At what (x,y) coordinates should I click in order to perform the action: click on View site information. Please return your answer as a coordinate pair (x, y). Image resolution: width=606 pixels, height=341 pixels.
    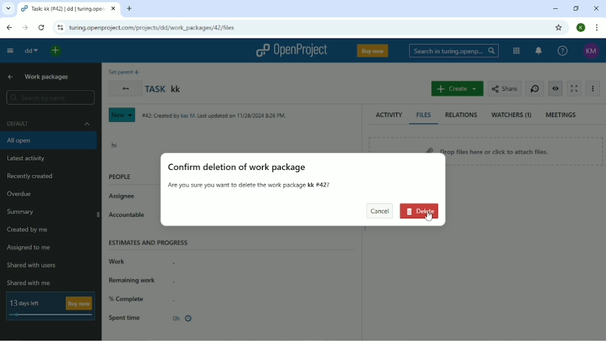
    Looking at the image, I should click on (59, 28).